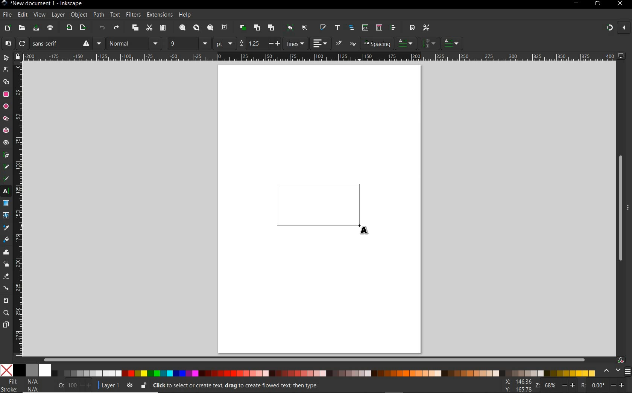 This screenshot has width=632, height=393. What do you see at coordinates (7, 179) in the screenshot?
I see `calligraphy tool` at bounding box center [7, 179].